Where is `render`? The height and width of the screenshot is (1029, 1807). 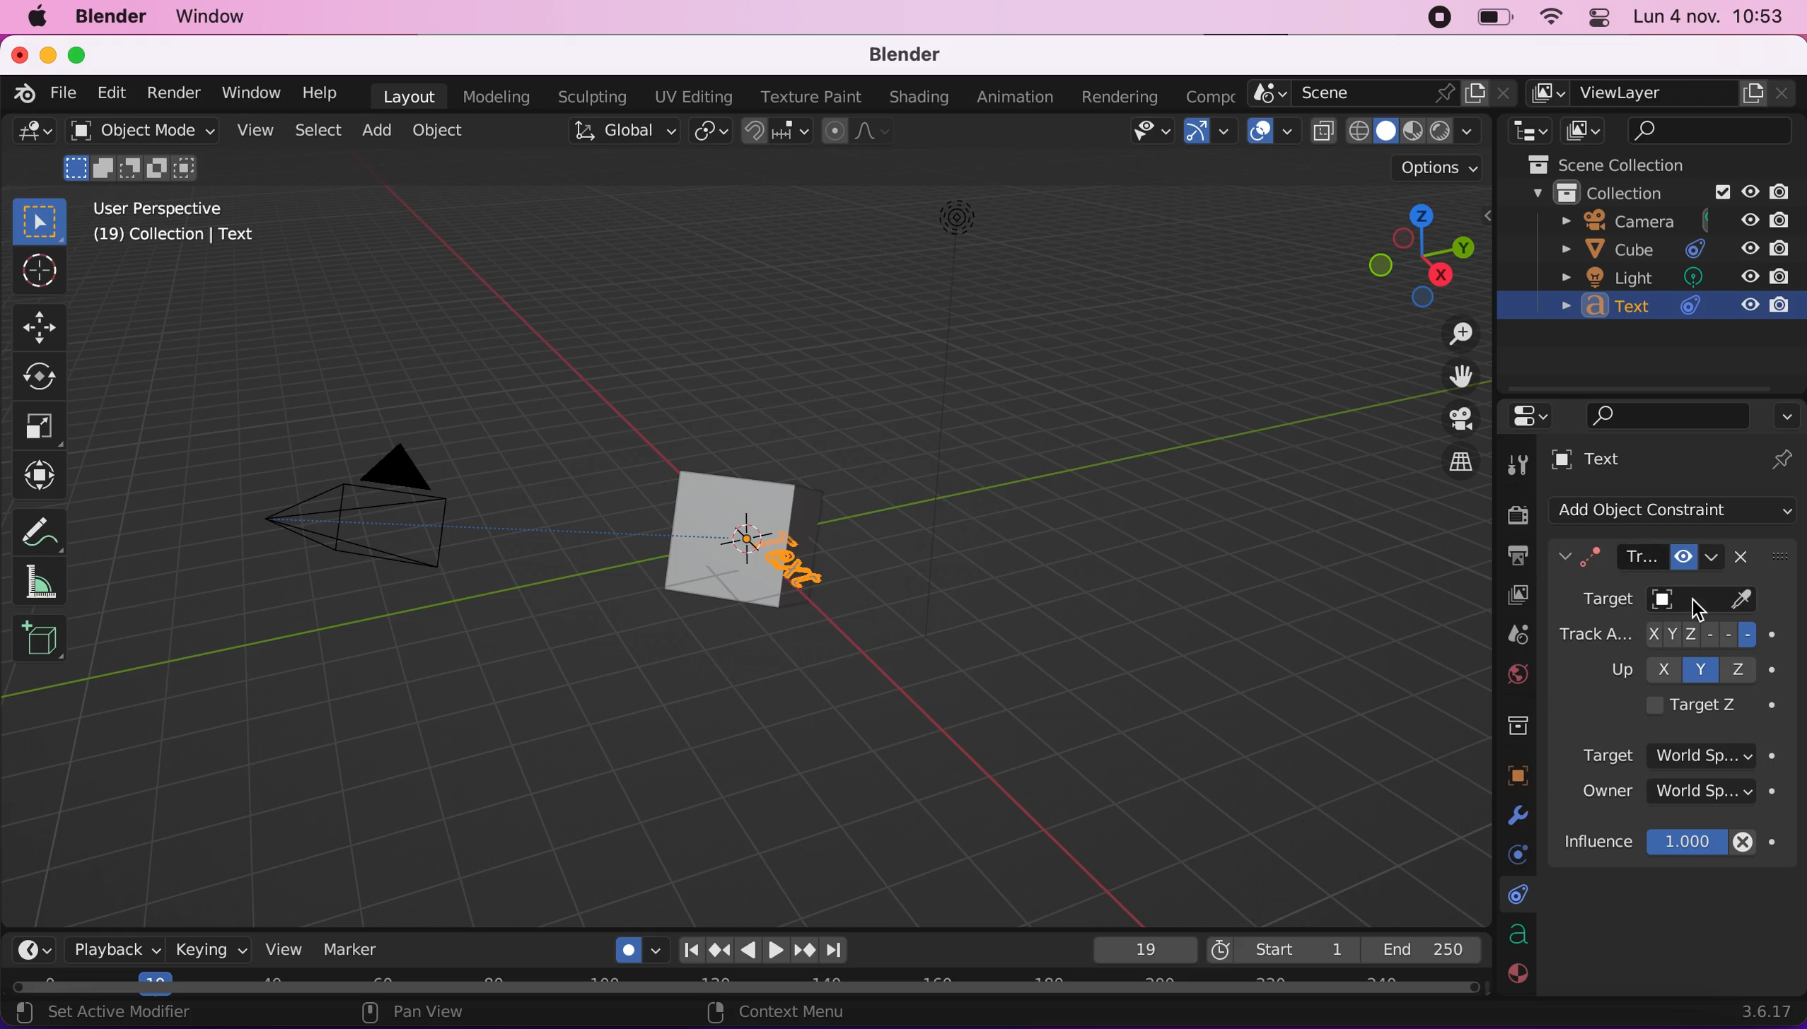
render is located at coordinates (175, 93).